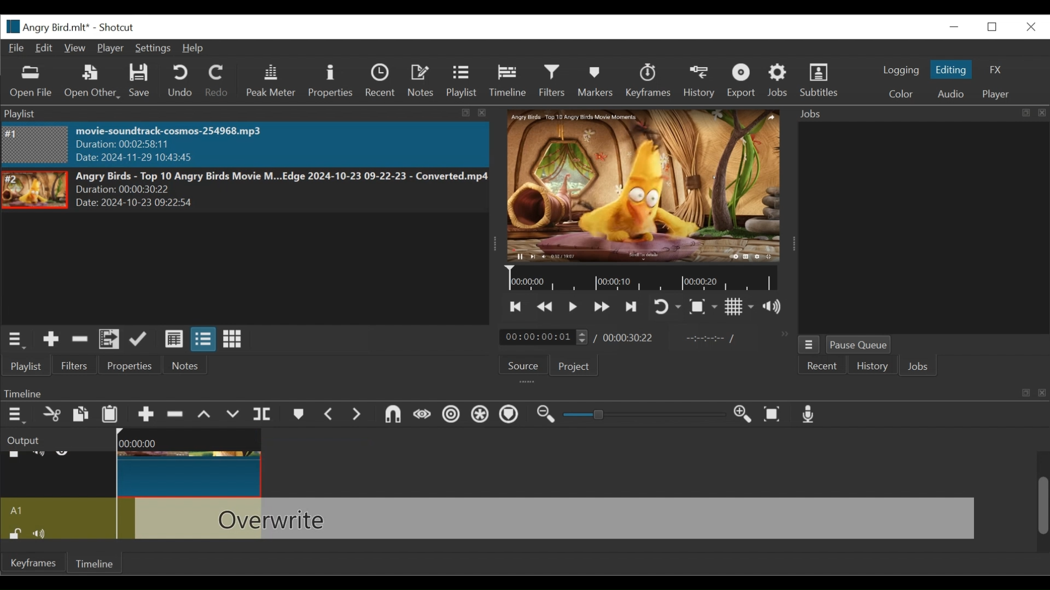 The height and width of the screenshot is (590, 1050). Describe the element at coordinates (132, 366) in the screenshot. I see `Properties` at that location.